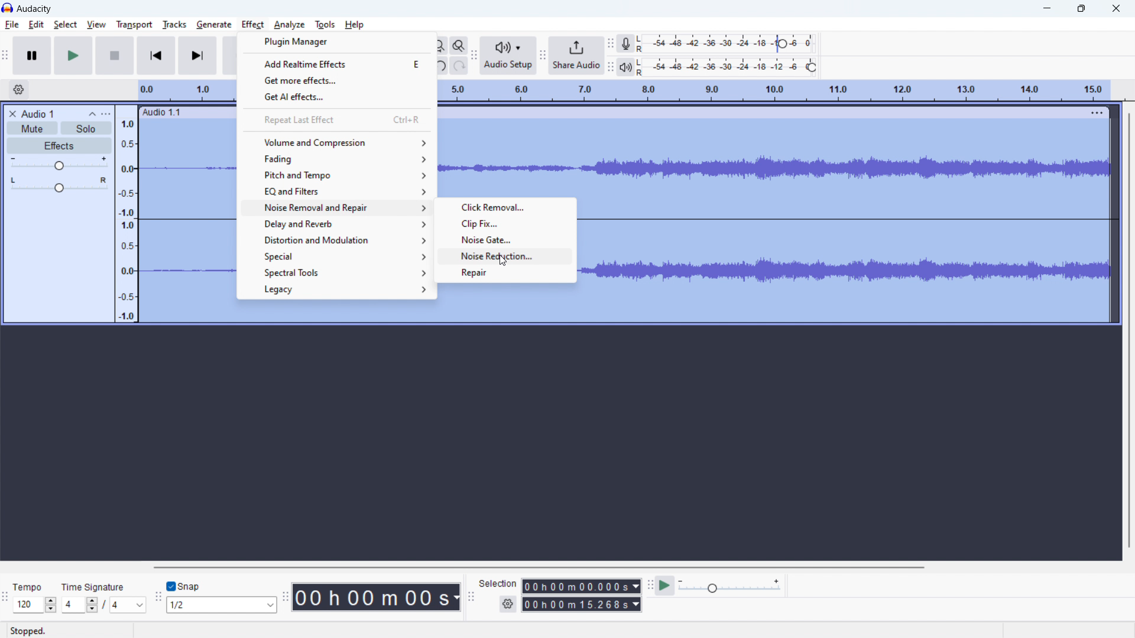 Image resolution: width=1135 pixels, height=638 pixels. I want to click on effect, so click(253, 25).